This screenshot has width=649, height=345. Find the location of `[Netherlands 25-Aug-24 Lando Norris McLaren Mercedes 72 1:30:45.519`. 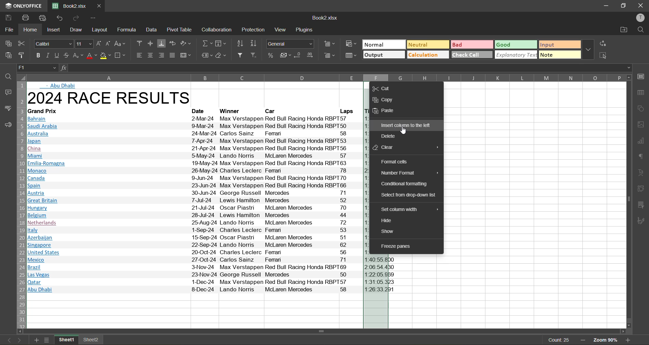

[Netherlands 25-Aug-24 Lando Norris McLaren Mercedes 72 1:30:45.519 is located at coordinates (193, 223).